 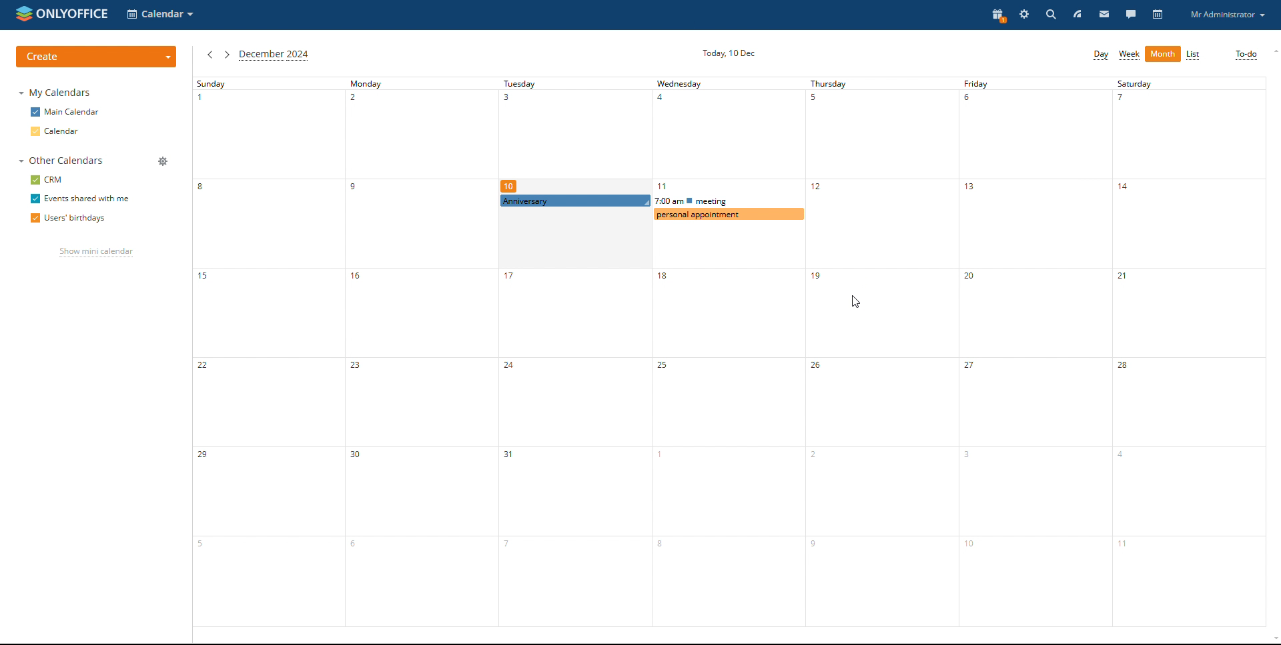 I want to click on search, so click(x=1049, y=15).